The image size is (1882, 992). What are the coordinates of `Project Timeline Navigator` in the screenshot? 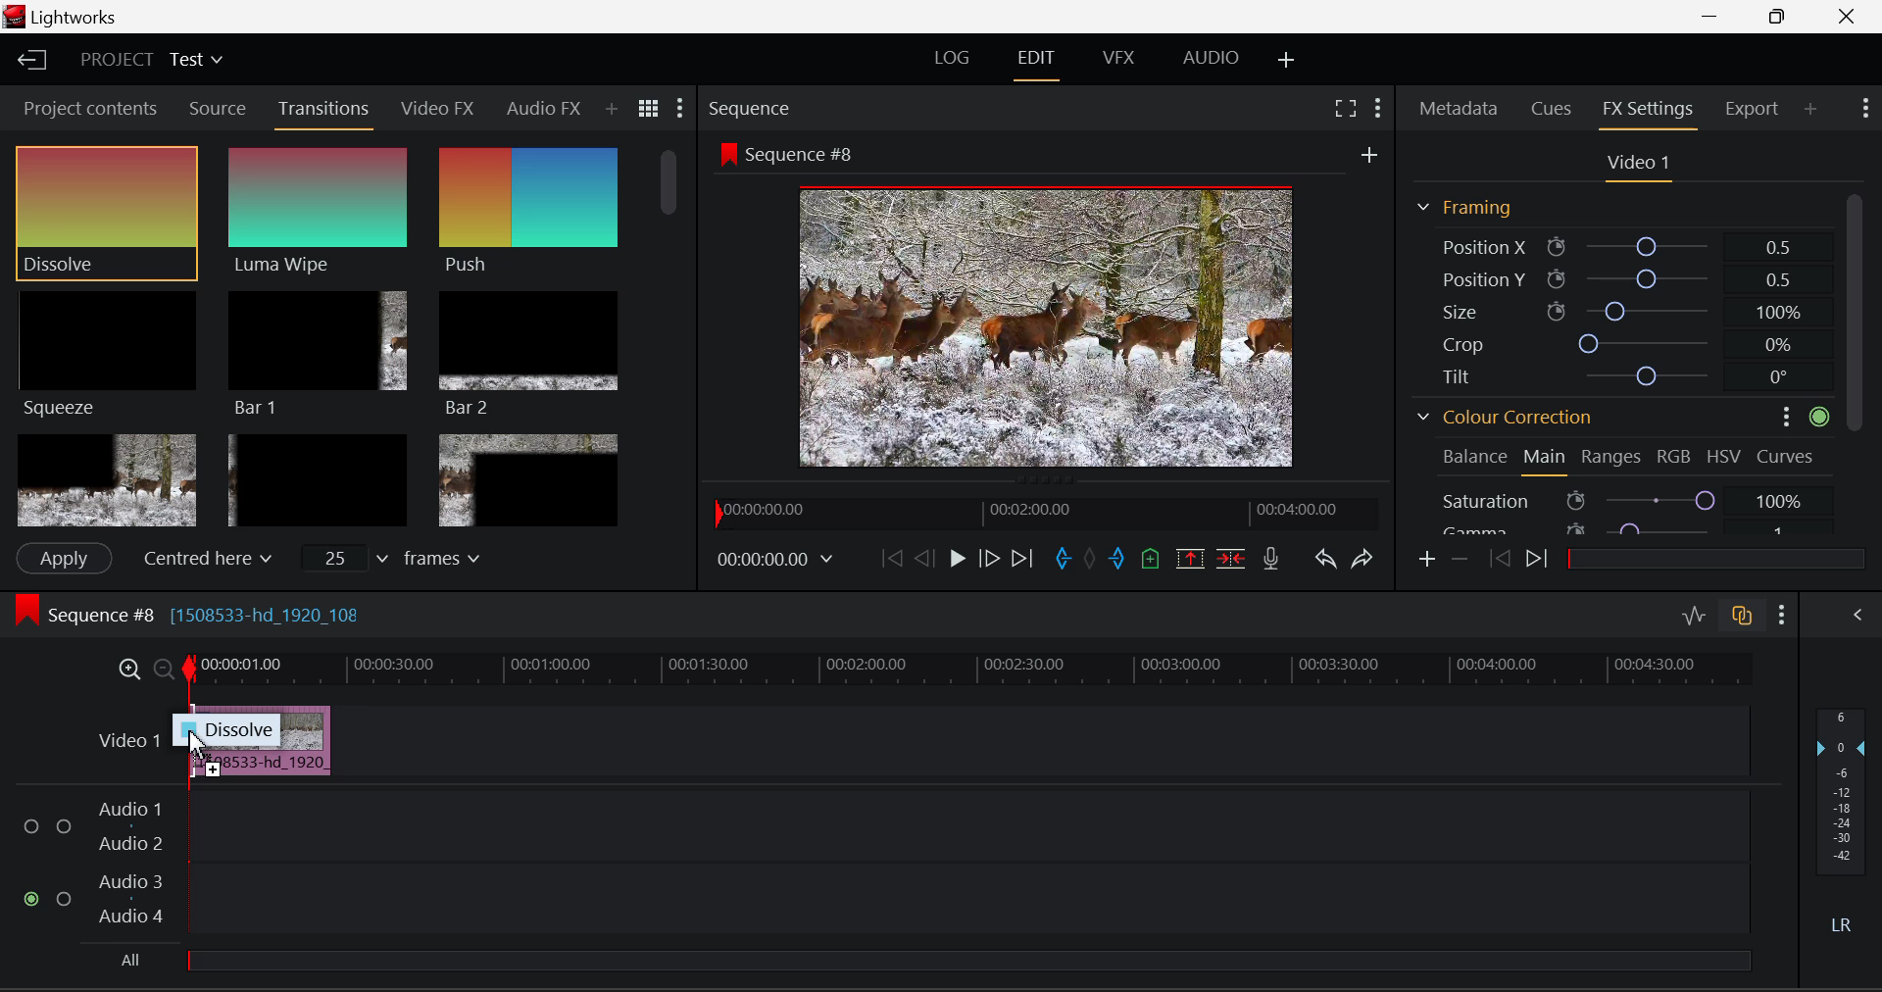 It's located at (1047, 511).